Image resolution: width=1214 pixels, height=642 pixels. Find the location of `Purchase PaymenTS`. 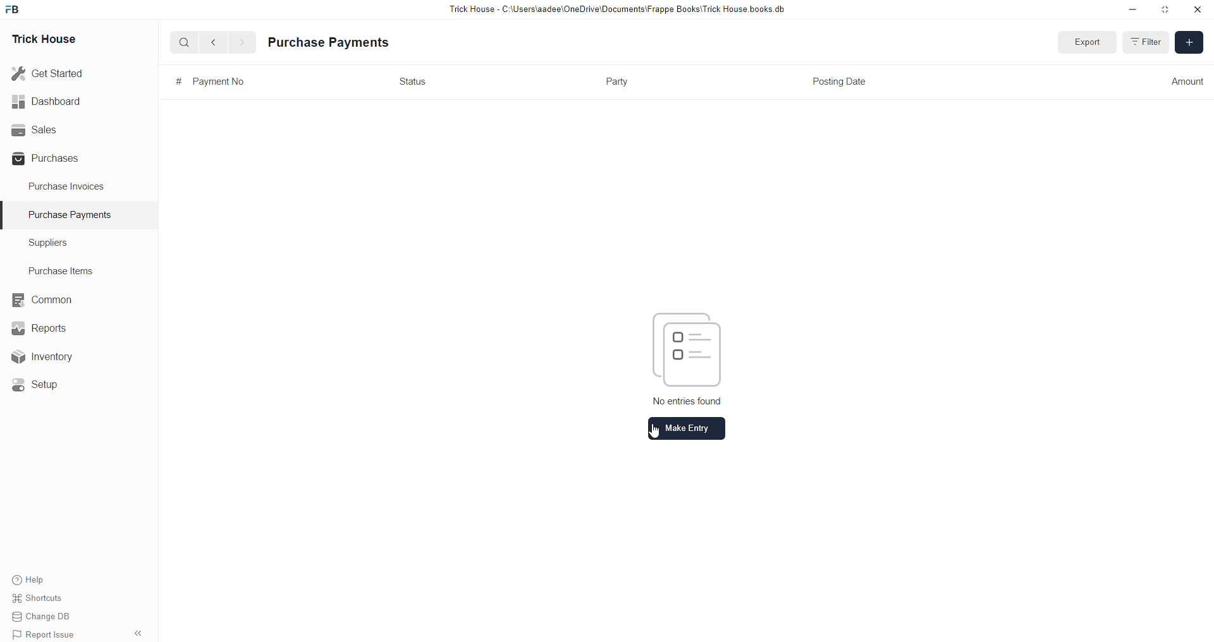

Purchase PaymenTS is located at coordinates (67, 215).